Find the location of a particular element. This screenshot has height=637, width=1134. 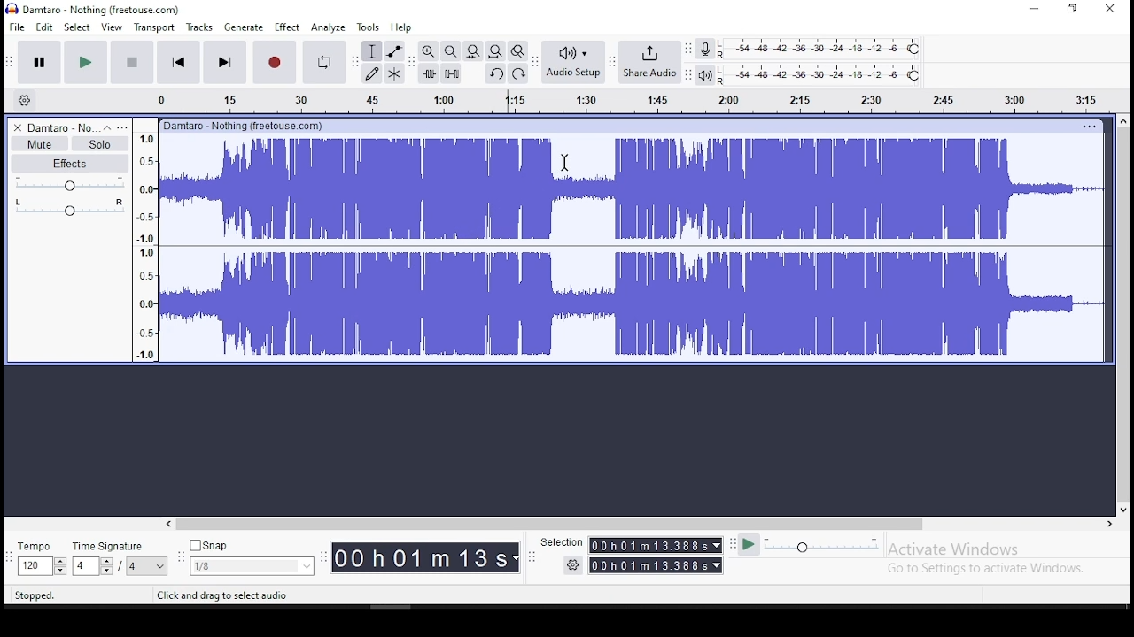

analyze is located at coordinates (330, 28).